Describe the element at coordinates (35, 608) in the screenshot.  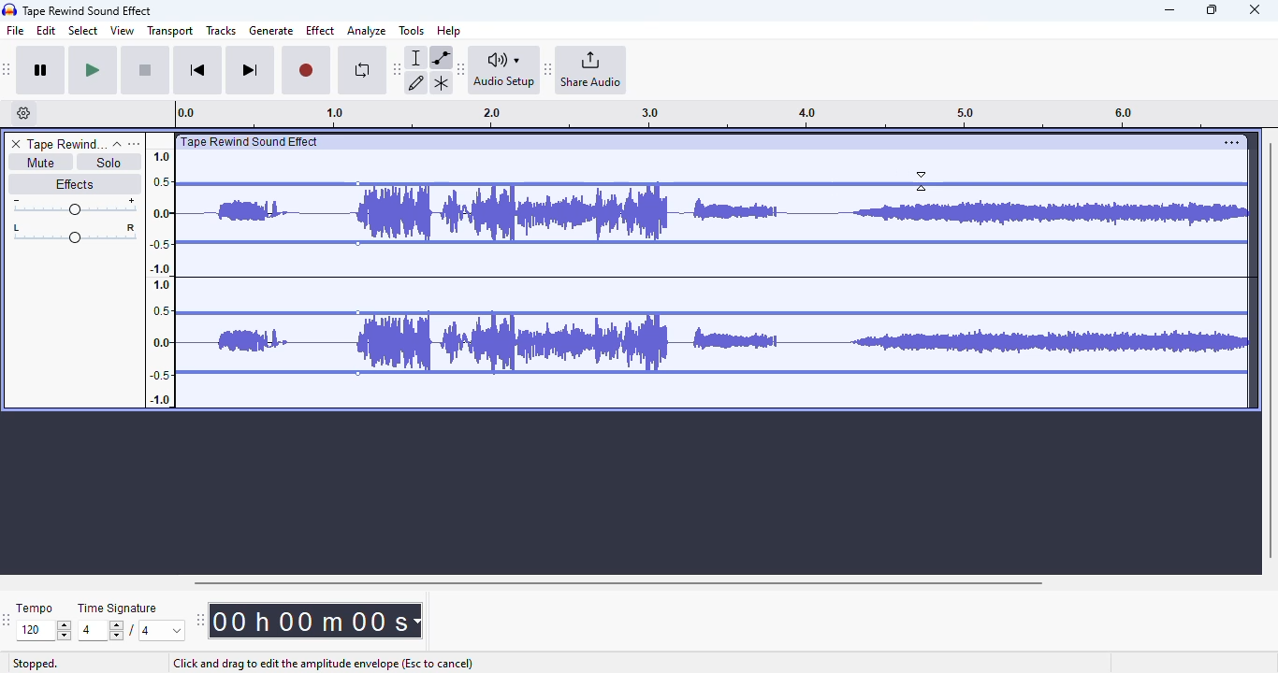
I see `tempo` at that location.